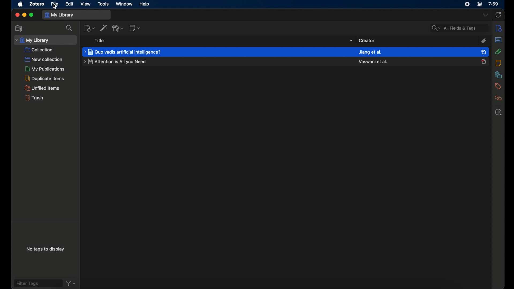  What do you see at coordinates (145, 4) in the screenshot?
I see `help` at bounding box center [145, 4].